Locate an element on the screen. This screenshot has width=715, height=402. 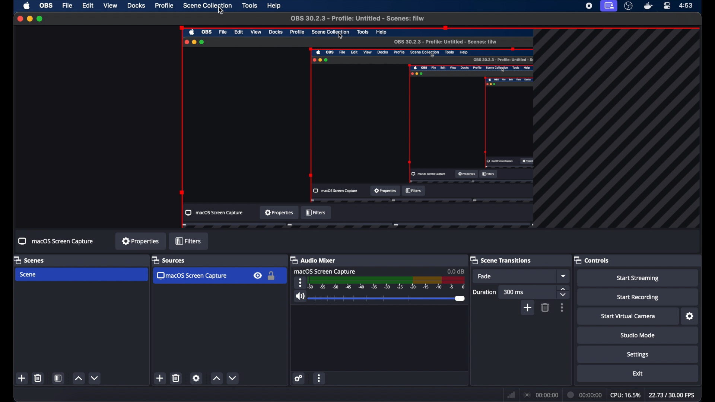
stepper button is located at coordinates (563, 291).